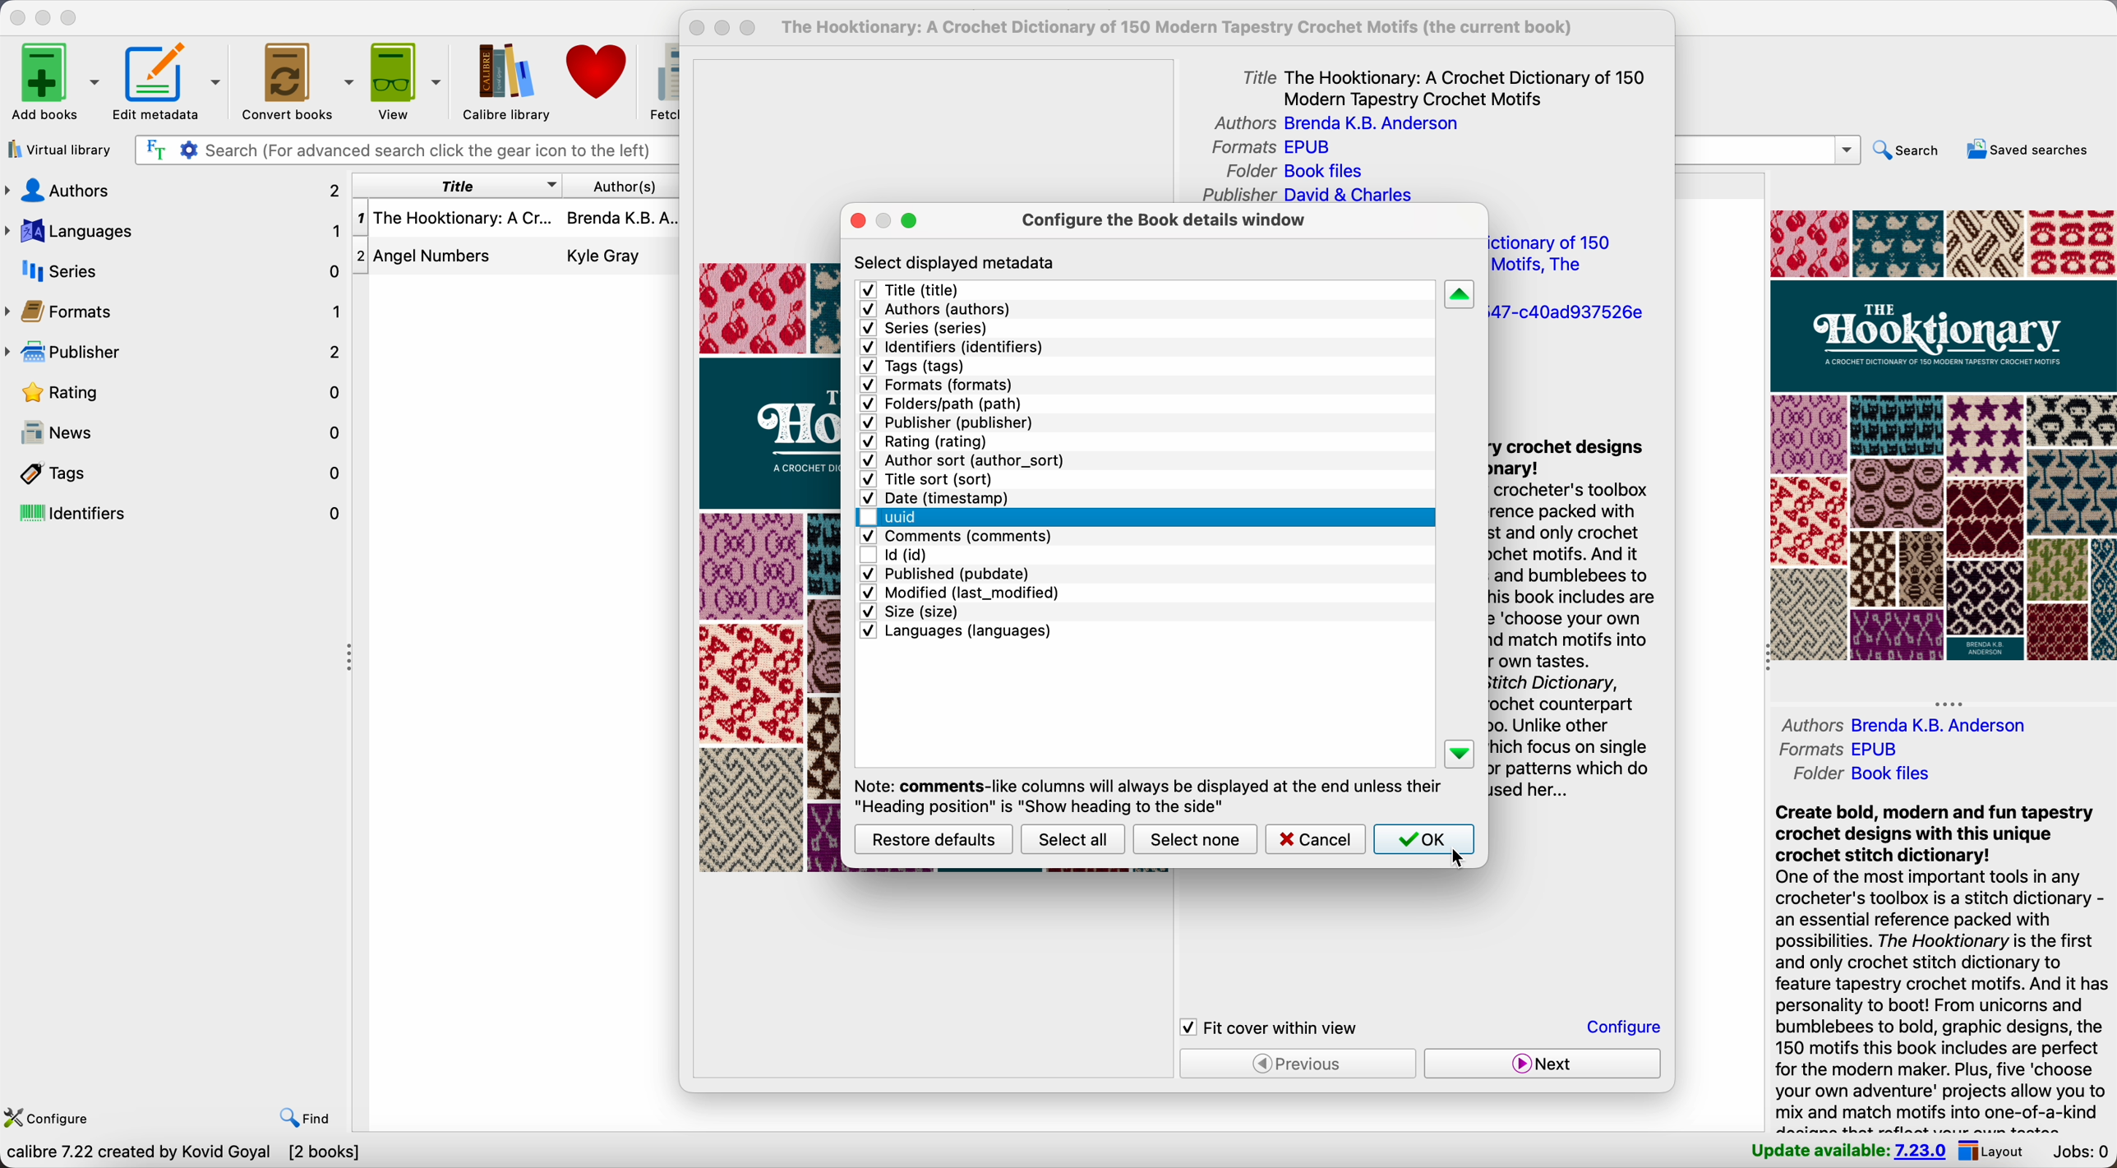 The image size is (2117, 1168). Describe the element at coordinates (176, 356) in the screenshot. I see `publisher` at that location.